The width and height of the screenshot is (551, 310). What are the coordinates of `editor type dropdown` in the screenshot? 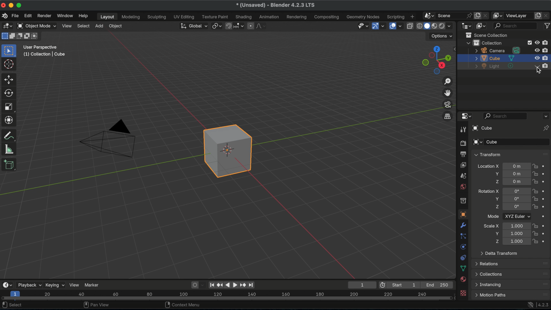 It's located at (7, 284).